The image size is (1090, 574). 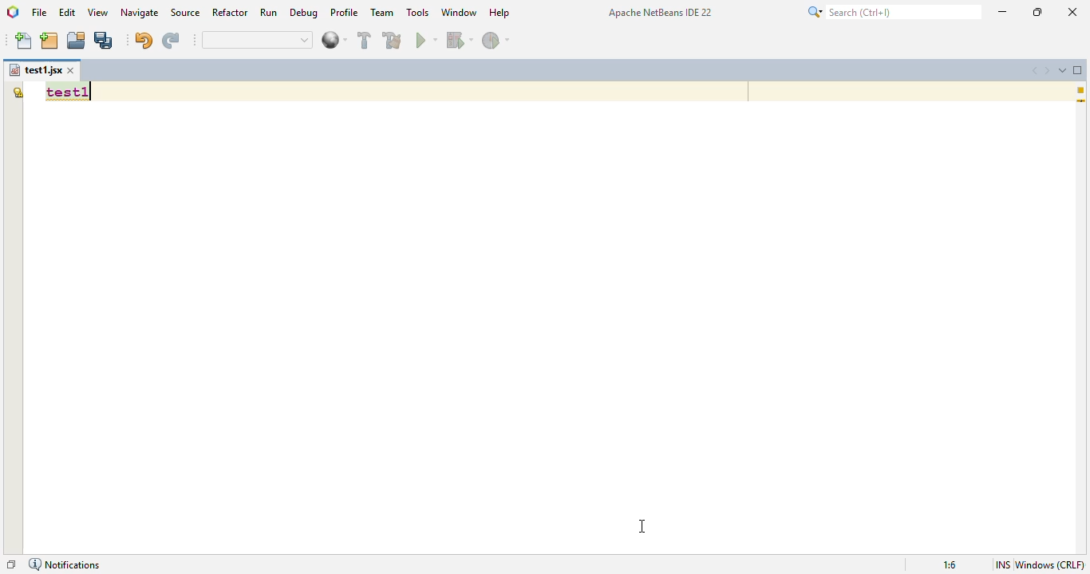 What do you see at coordinates (1038, 12) in the screenshot?
I see `maximize` at bounding box center [1038, 12].